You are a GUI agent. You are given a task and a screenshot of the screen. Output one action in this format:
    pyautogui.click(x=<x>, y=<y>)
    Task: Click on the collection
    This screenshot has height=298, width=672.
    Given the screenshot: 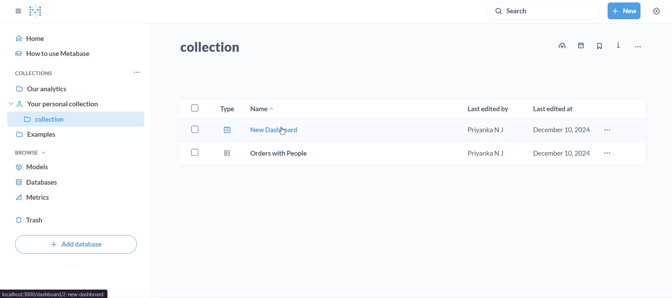 What is the action you would take?
    pyautogui.click(x=211, y=47)
    